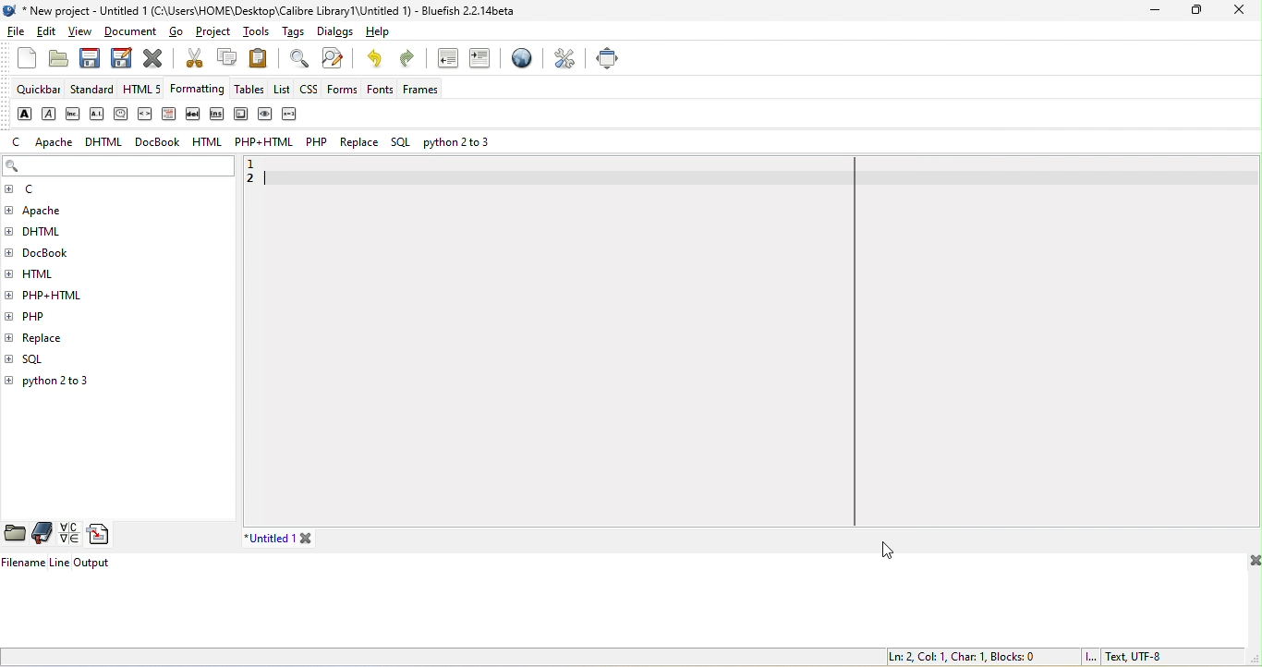  Describe the element at coordinates (482, 60) in the screenshot. I see `indent` at that location.